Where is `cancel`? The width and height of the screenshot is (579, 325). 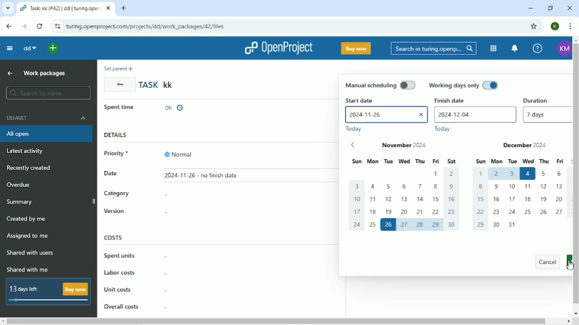 cancel is located at coordinates (545, 263).